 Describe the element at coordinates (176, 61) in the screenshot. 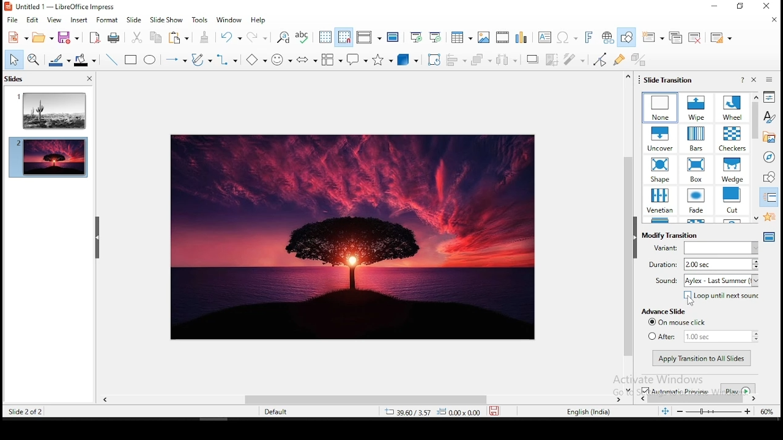

I see `lines and arrows` at that location.